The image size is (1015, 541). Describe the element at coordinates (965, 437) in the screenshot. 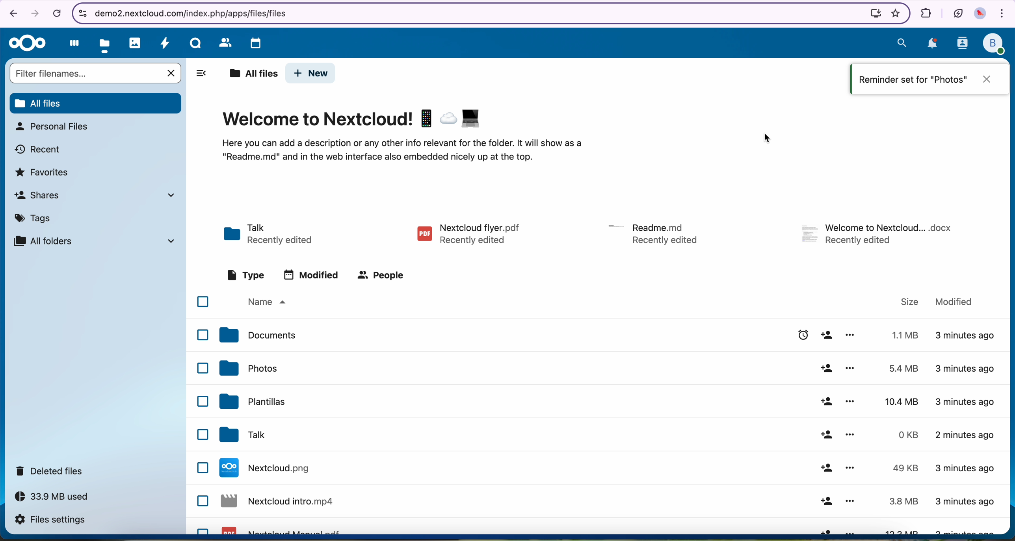

I see `2 minutes ago` at that location.